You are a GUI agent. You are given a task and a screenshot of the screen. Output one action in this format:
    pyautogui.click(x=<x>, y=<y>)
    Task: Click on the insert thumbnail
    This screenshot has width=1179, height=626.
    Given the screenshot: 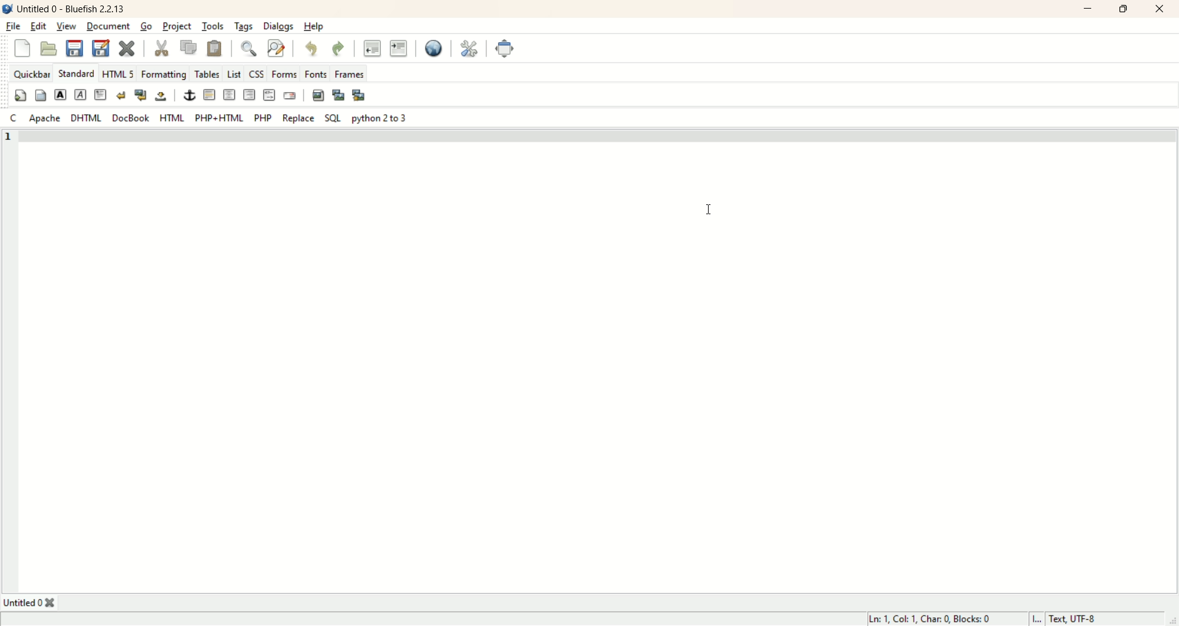 What is the action you would take?
    pyautogui.click(x=337, y=95)
    